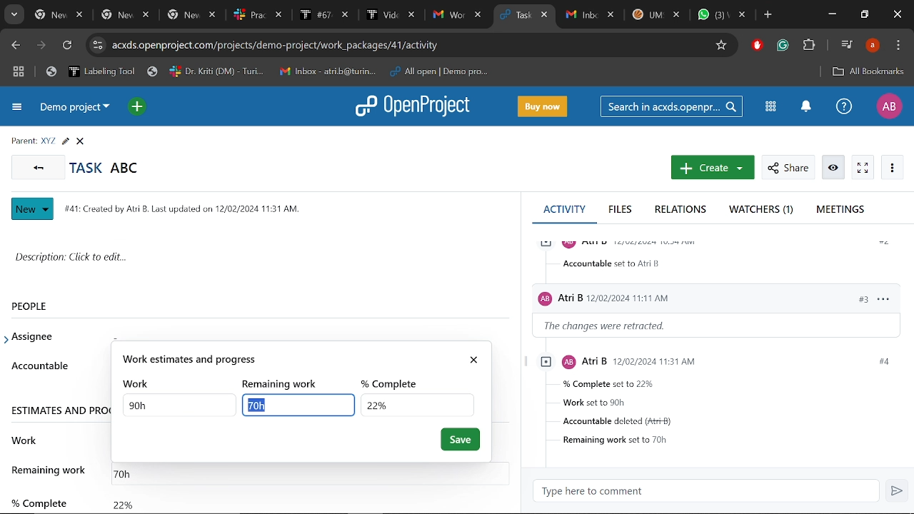  I want to click on Add new tab, so click(768, 16).